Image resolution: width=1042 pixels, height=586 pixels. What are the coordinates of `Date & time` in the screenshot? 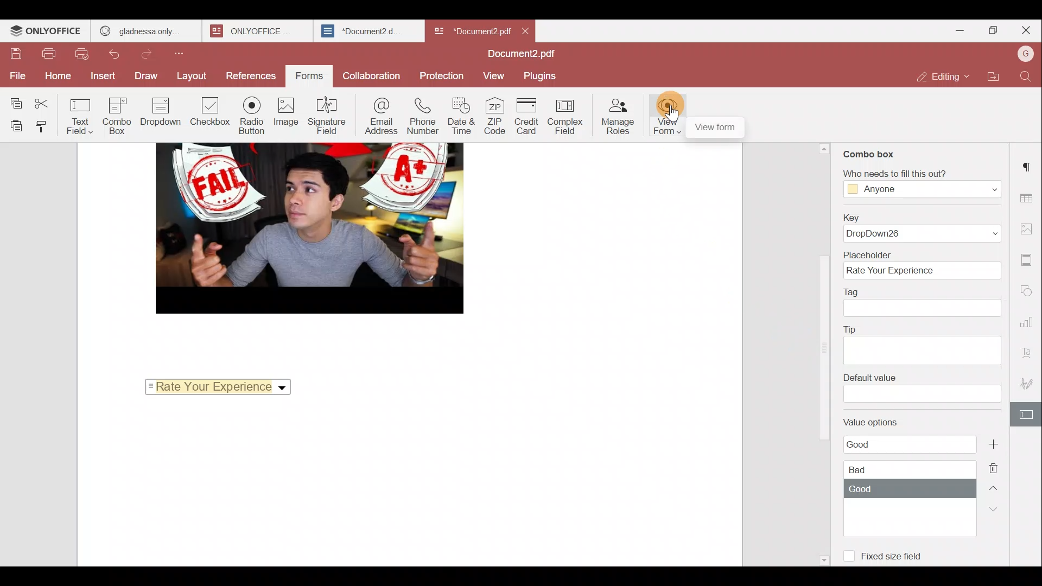 It's located at (462, 118).